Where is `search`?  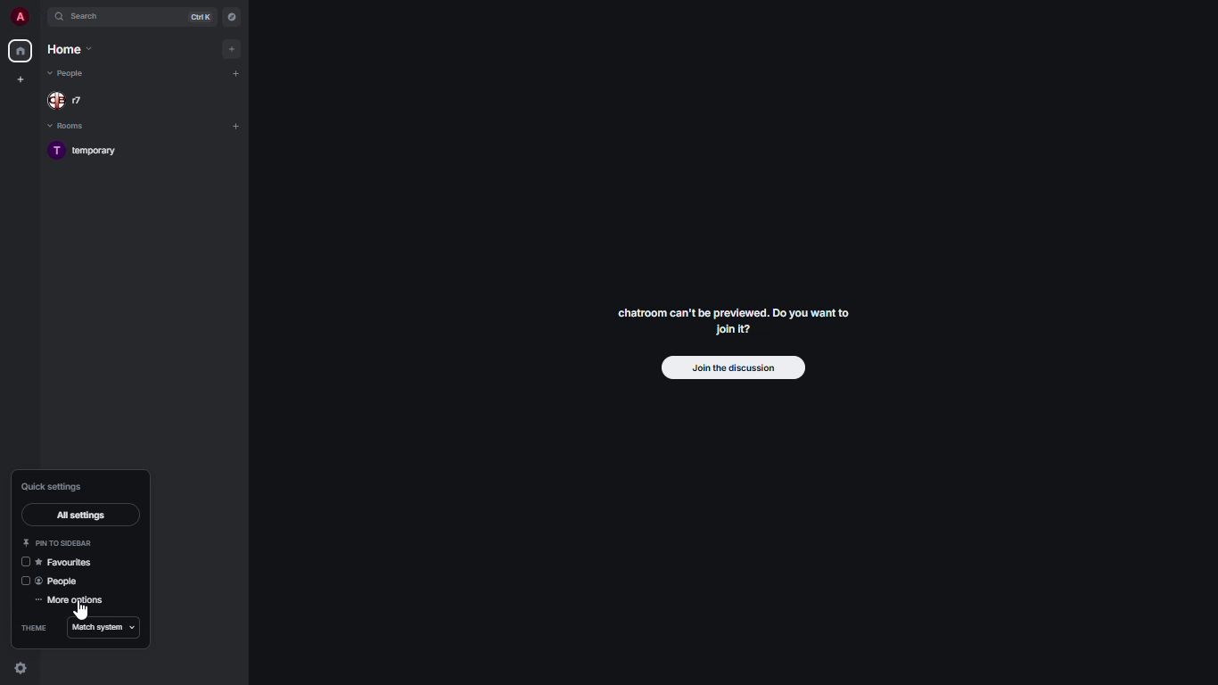 search is located at coordinates (87, 17).